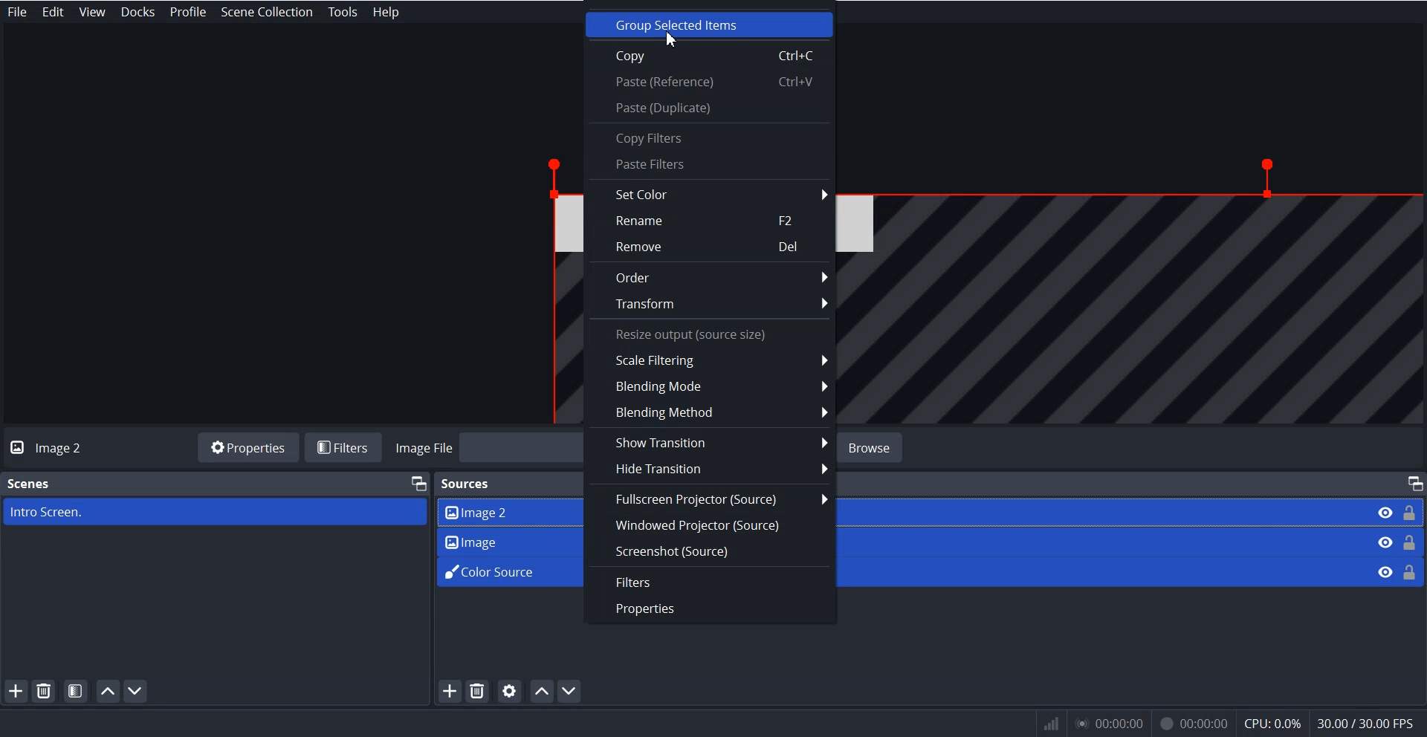 This screenshot has height=737, width=1427. I want to click on Move Source Up, so click(542, 691).